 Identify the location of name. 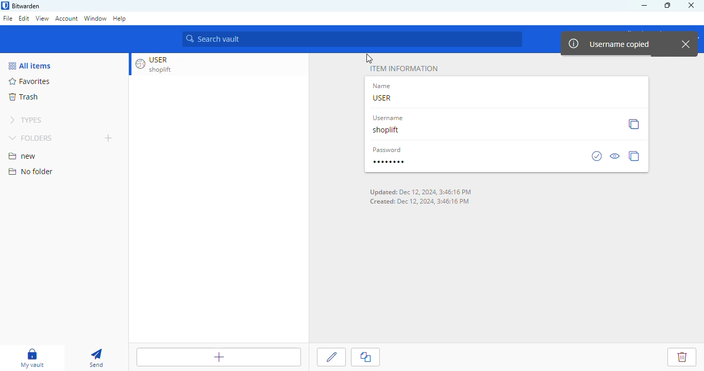
(382, 86).